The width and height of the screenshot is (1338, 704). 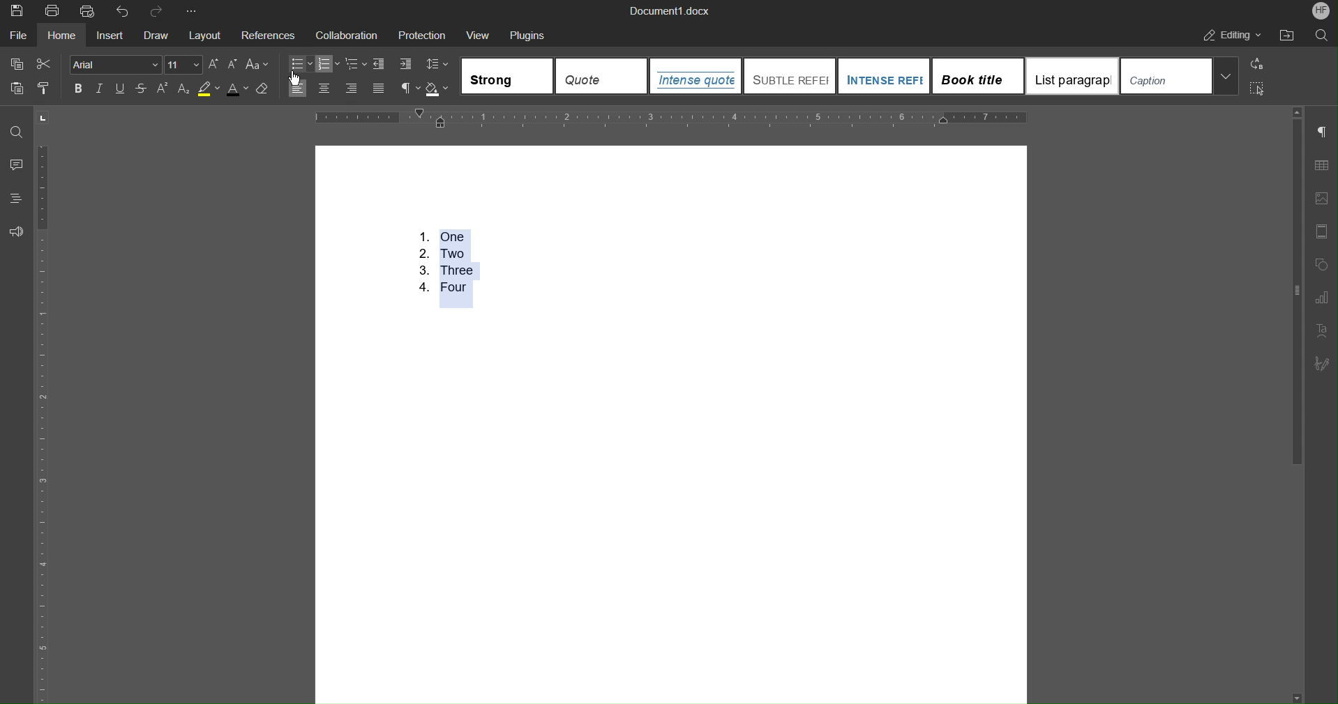 What do you see at coordinates (295, 89) in the screenshot?
I see `Left Align` at bounding box center [295, 89].